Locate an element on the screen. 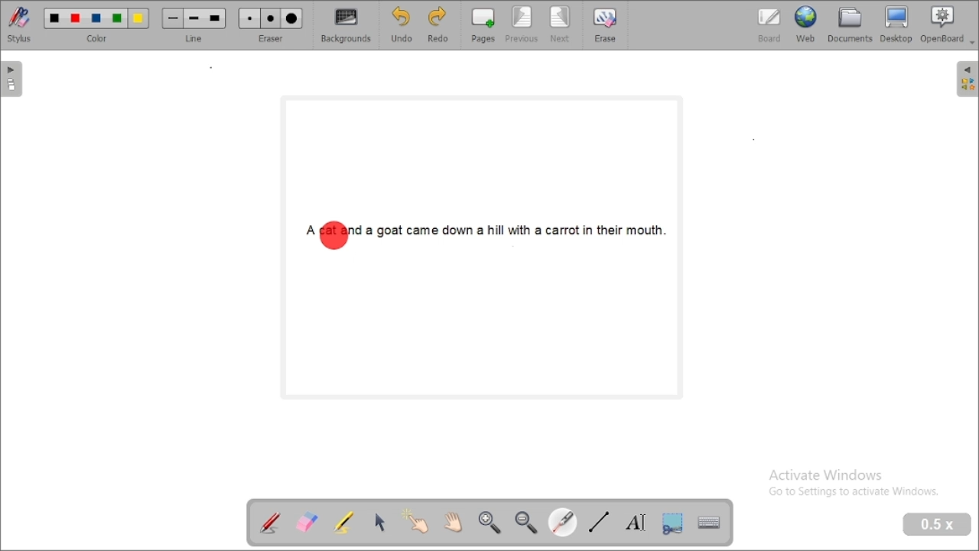 This screenshot has width=979, height=551. previous is located at coordinates (522, 25).